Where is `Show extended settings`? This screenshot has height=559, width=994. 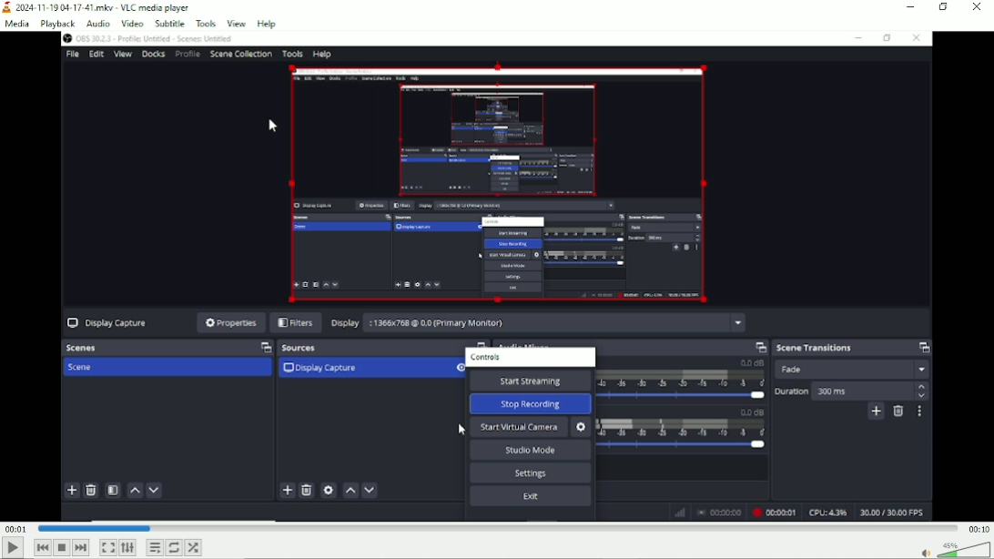 Show extended settings is located at coordinates (127, 548).